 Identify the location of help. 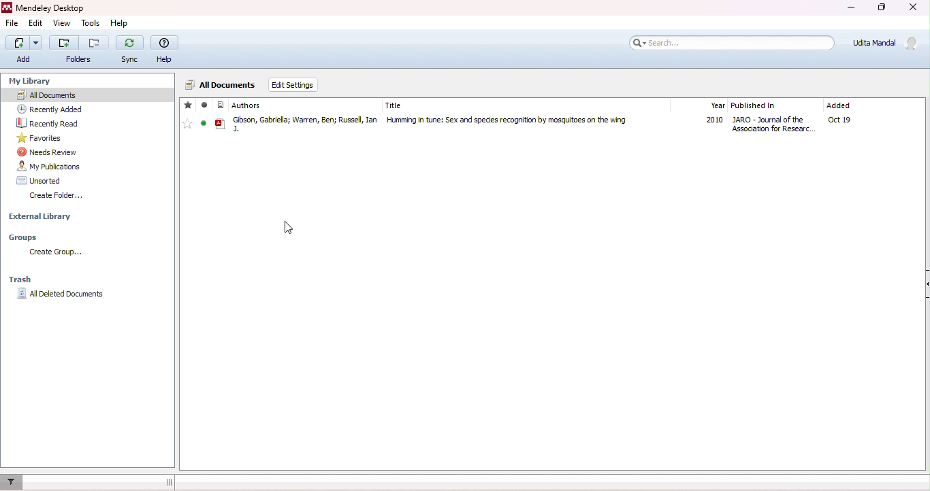
(165, 50).